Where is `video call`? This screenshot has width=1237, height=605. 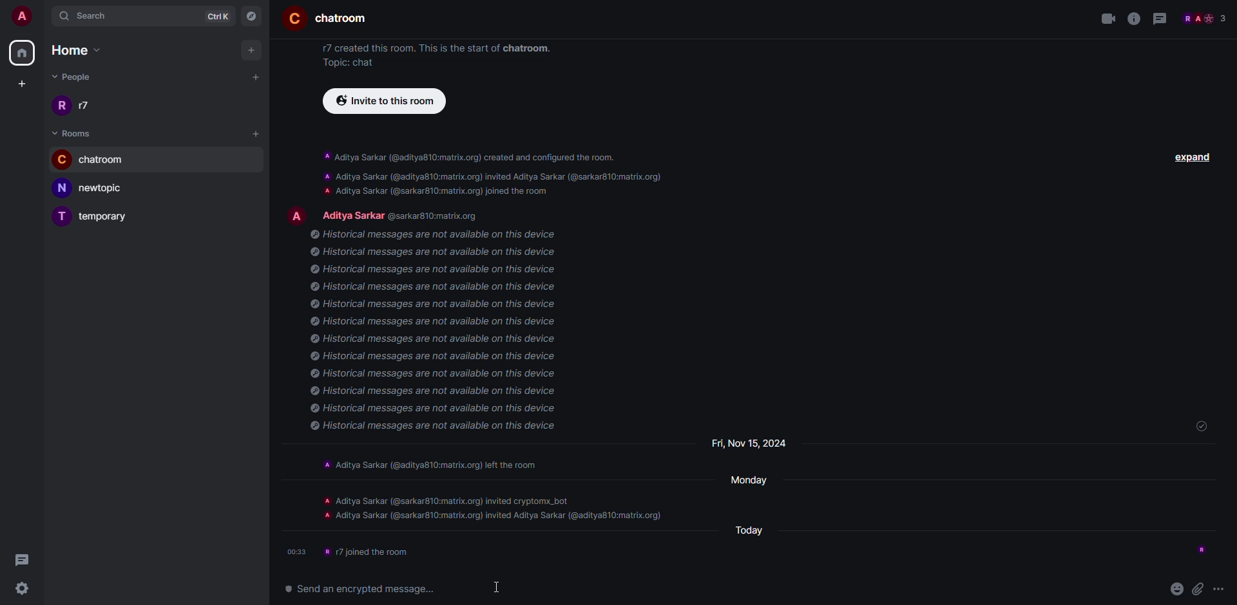 video call is located at coordinates (1104, 20).